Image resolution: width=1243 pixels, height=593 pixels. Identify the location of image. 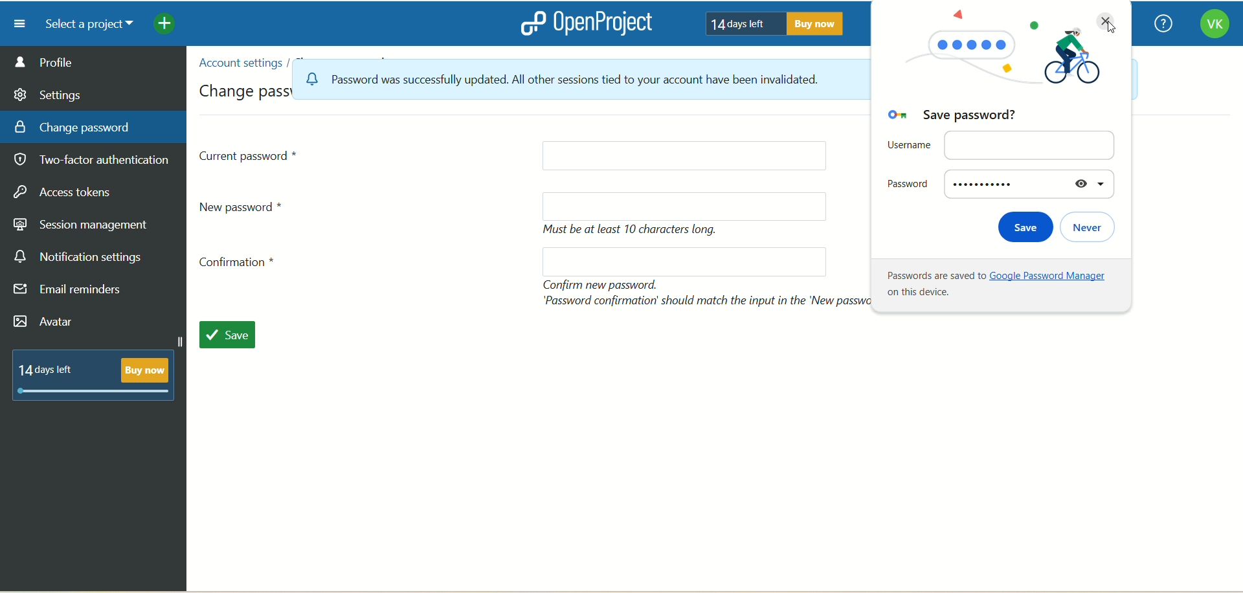
(996, 64).